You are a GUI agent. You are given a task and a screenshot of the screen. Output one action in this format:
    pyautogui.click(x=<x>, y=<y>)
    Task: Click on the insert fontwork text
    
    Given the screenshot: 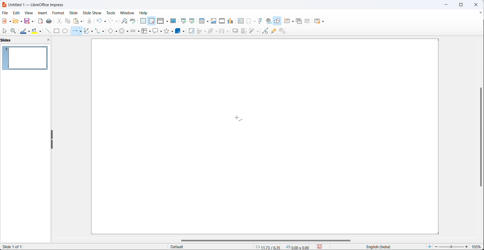 What is the action you would take?
    pyautogui.click(x=260, y=21)
    